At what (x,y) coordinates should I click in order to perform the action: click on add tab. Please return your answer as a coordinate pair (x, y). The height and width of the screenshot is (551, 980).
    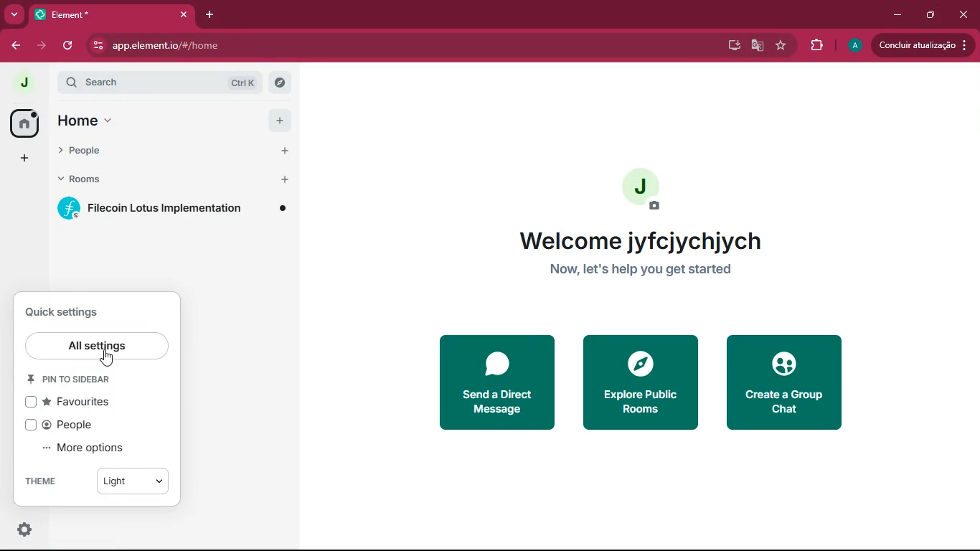
    Looking at the image, I should click on (207, 15).